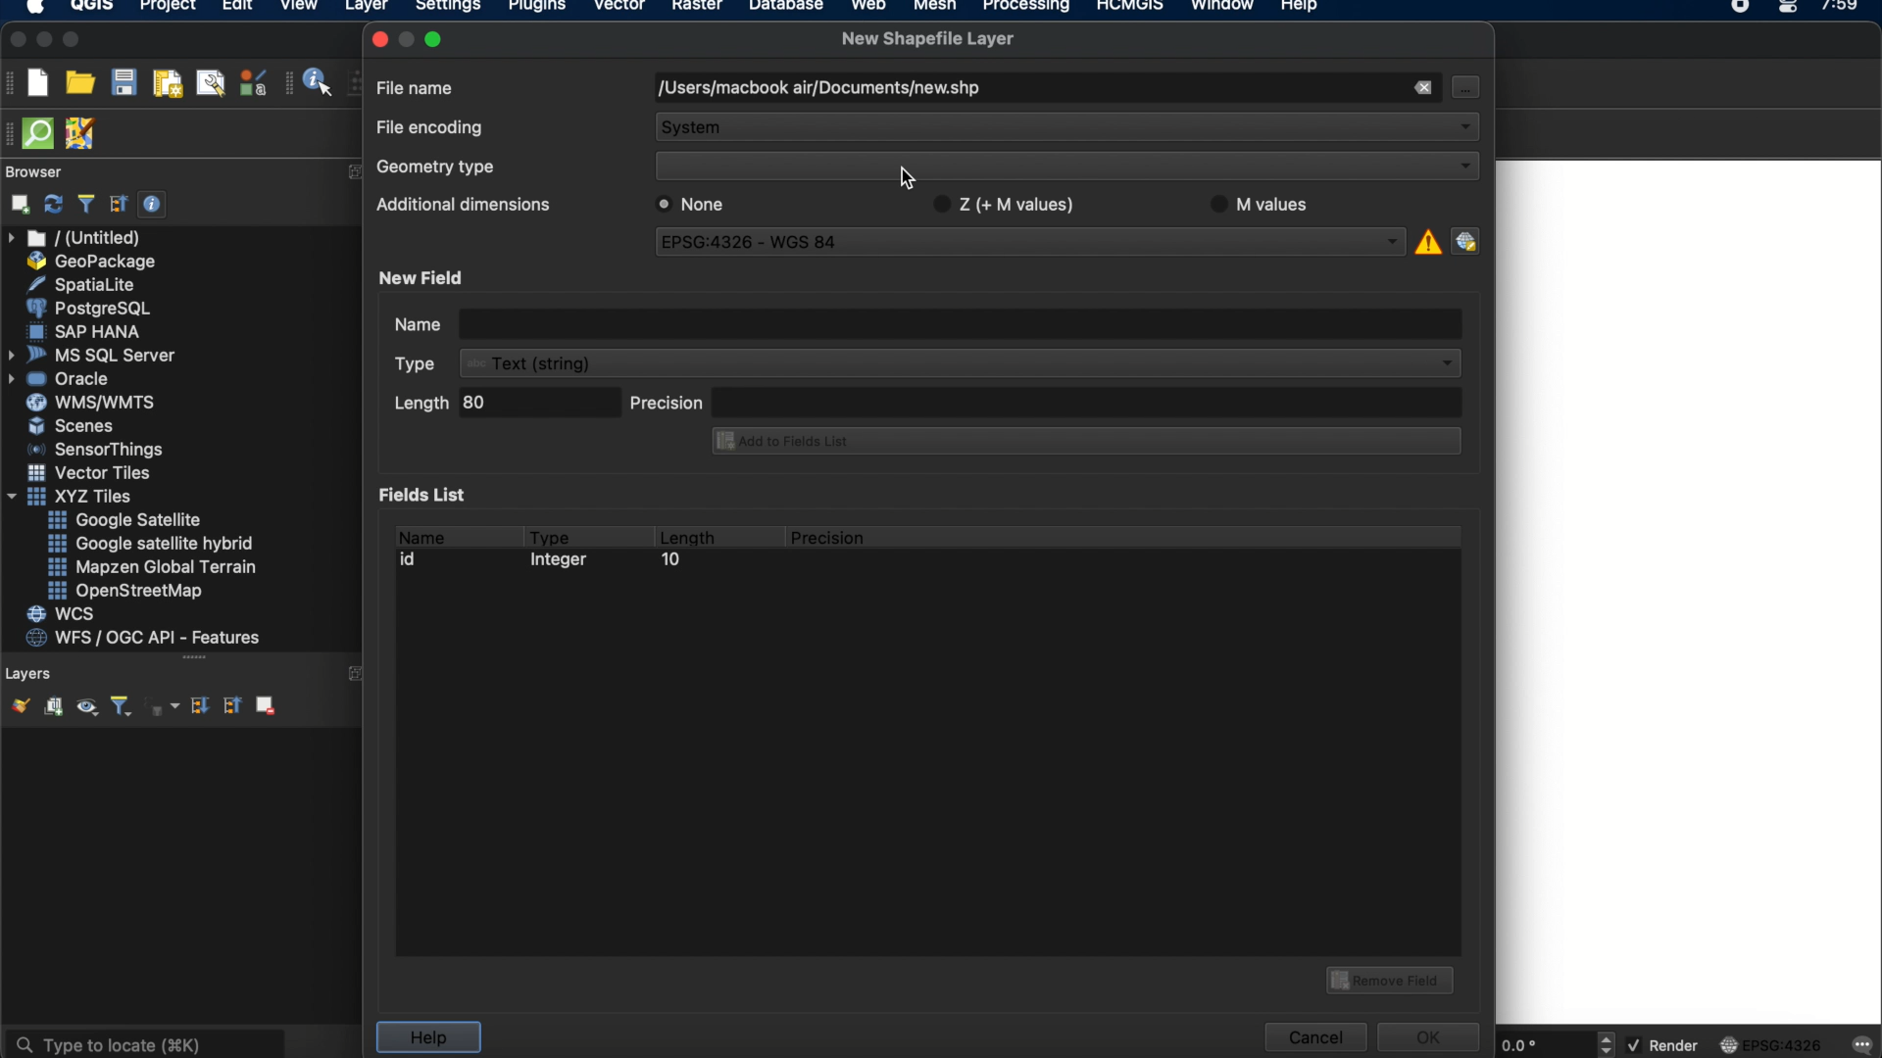  I want to click on openstreetmap, so click(125, 592).